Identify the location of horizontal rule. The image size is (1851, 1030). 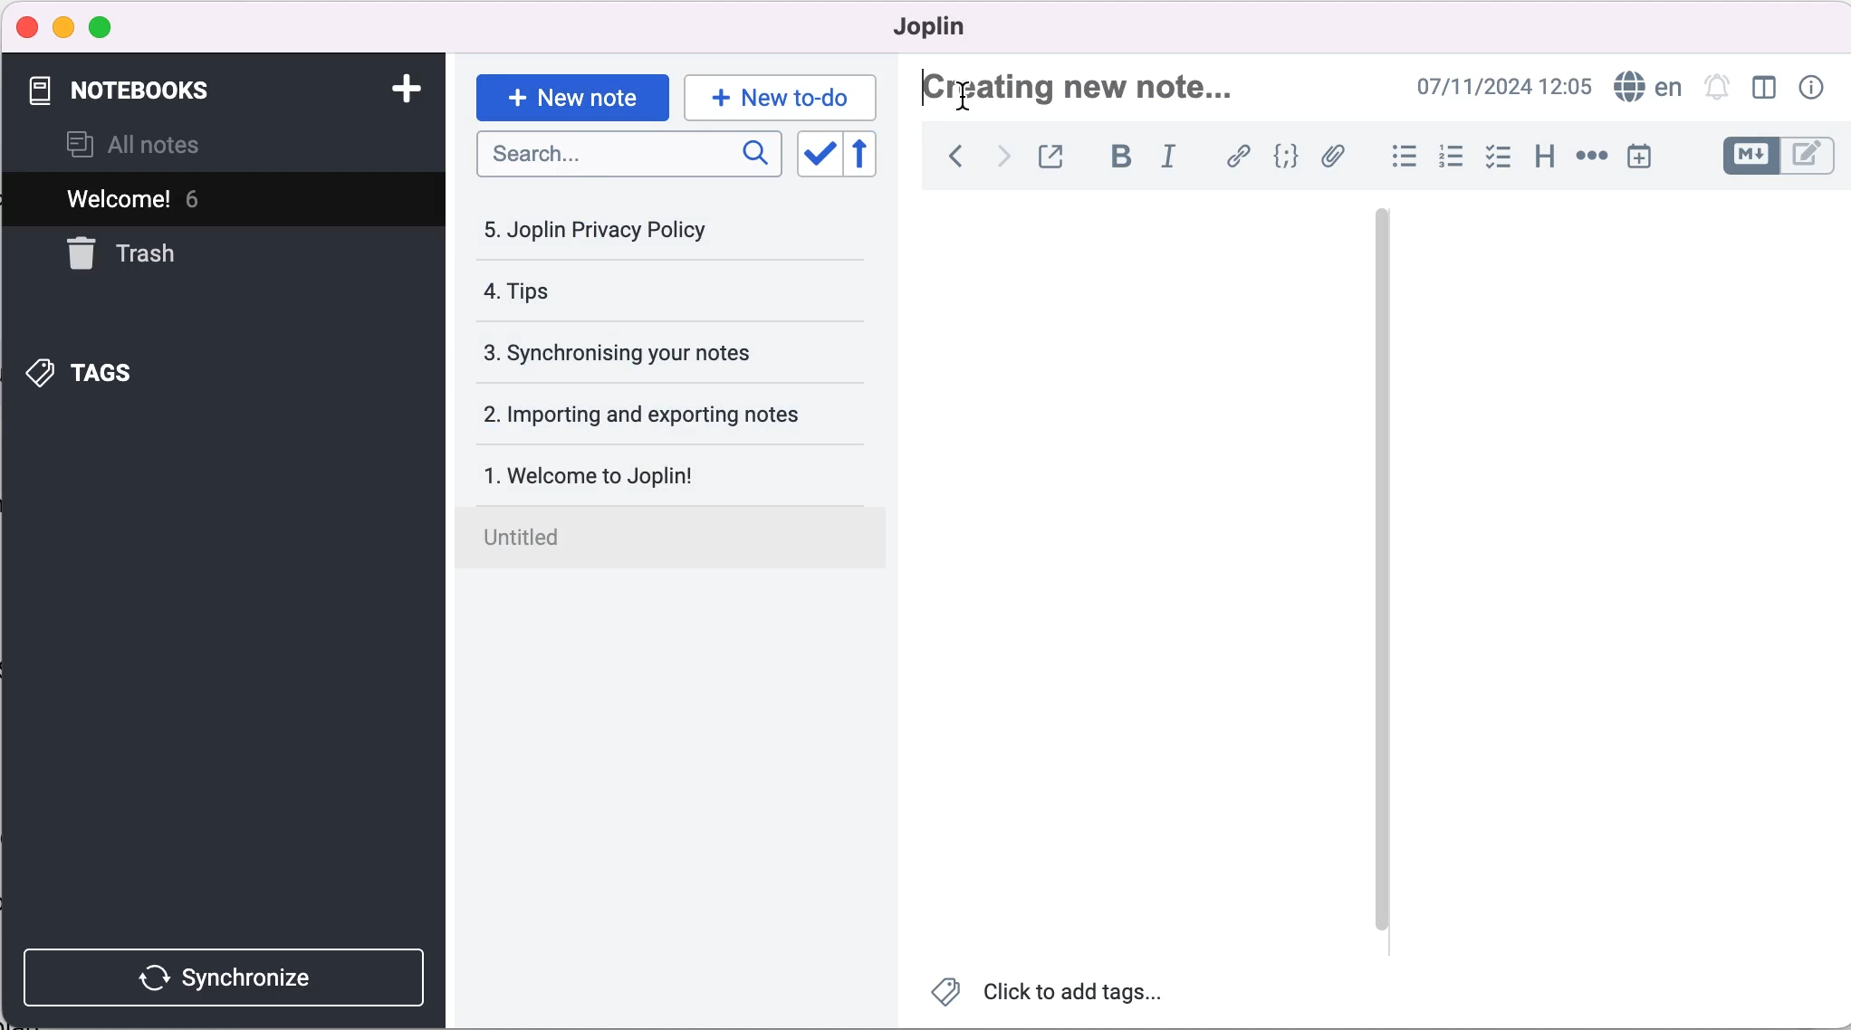
(1588, 157).